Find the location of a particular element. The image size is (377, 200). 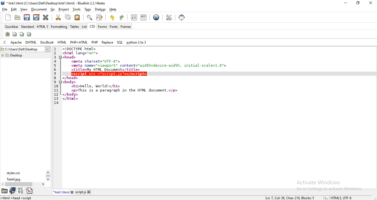

8 is located at coordinates (55, 78).